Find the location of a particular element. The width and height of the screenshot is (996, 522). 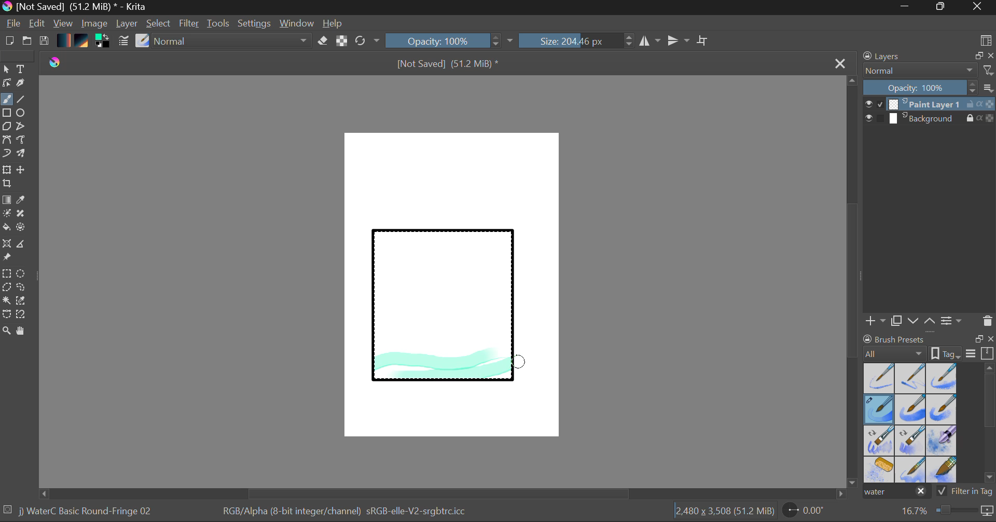

Lock Alpha is located at coordinates (340, 42).